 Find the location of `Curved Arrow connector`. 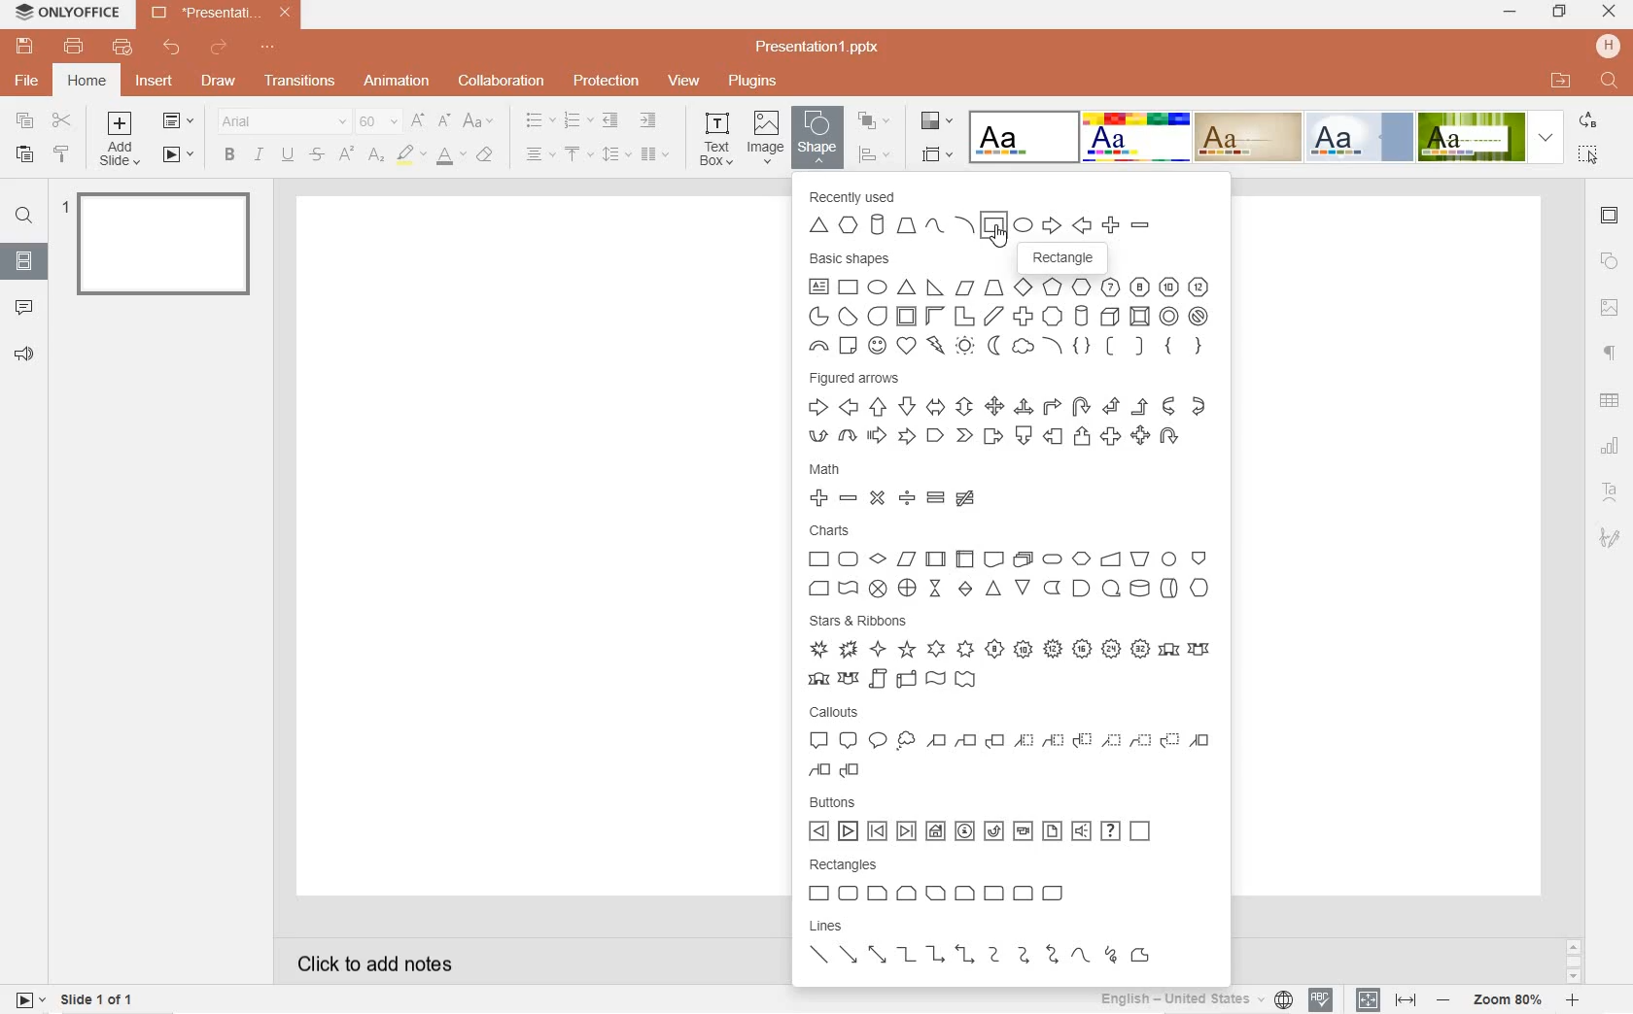

Curved Arrow connector is located at coordinates (1024, 957).